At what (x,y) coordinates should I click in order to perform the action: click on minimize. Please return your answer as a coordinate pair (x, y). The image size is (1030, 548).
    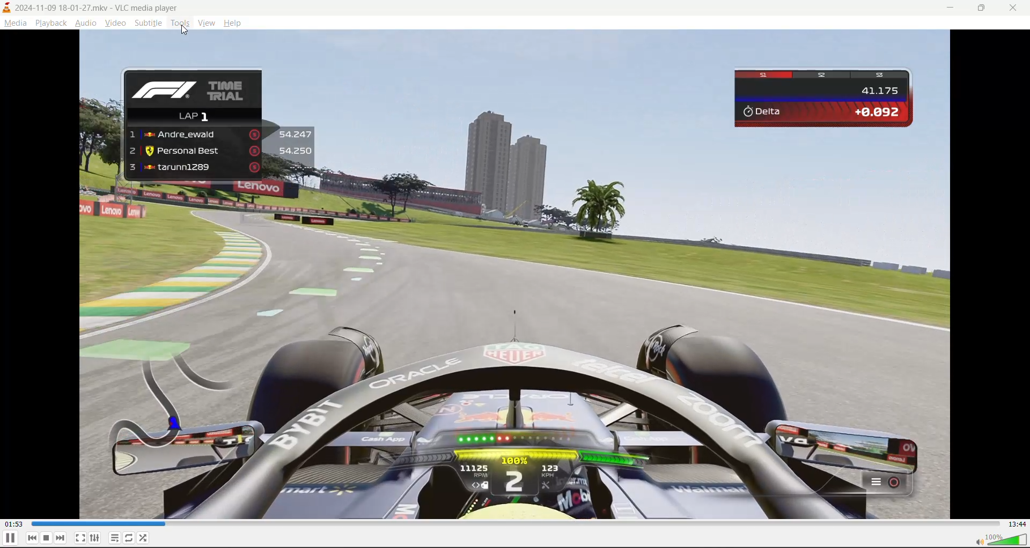
    Looking at the image, I should click on (953, 9).